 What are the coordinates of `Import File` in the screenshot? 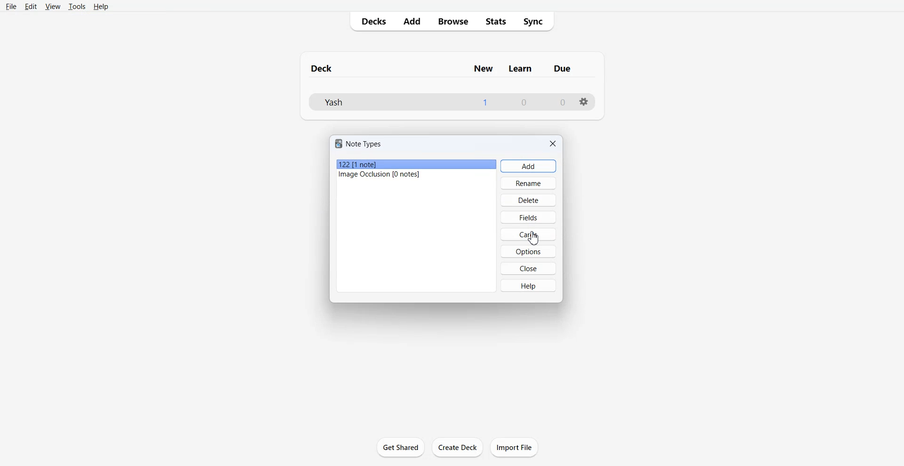 It's located at (514, 447).